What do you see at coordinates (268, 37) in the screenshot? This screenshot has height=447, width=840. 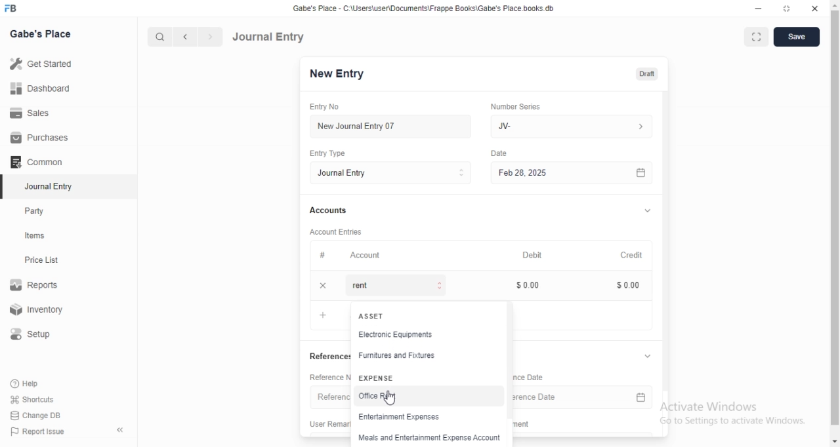 I see `Journal Entry` at bounding box center [268, 37].